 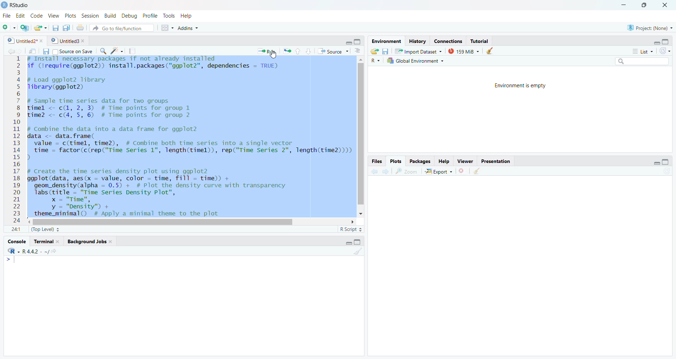 I want to click on Print, so click(x=80, y=28).